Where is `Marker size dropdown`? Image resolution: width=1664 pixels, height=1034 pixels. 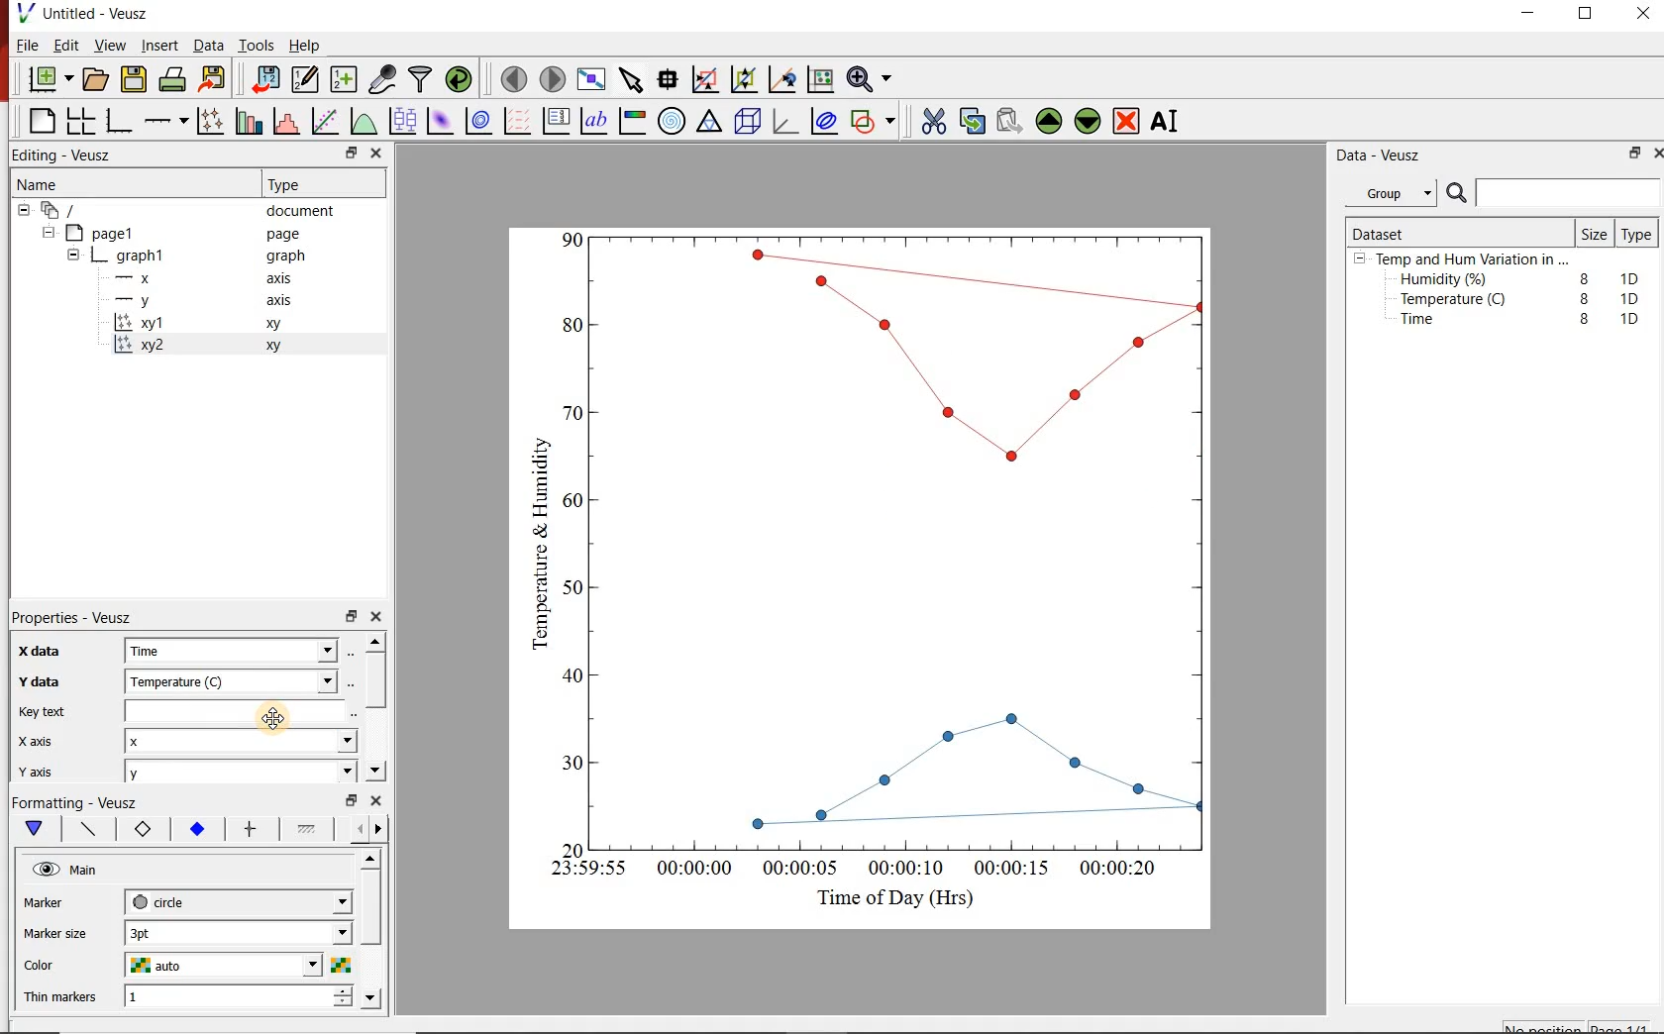 Marker size dropdown is located at coordinates (296, 934).